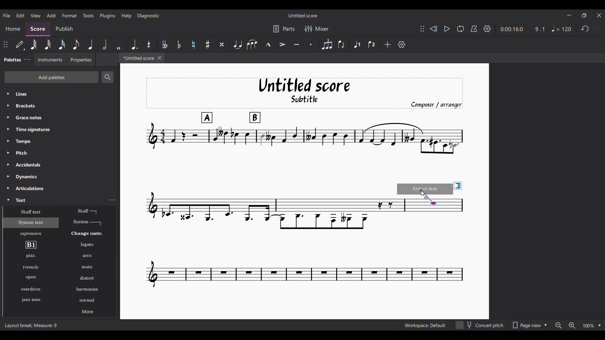  Describe the element at coordinates (81, 59) in the screenshot. I see `Properties` at that location.